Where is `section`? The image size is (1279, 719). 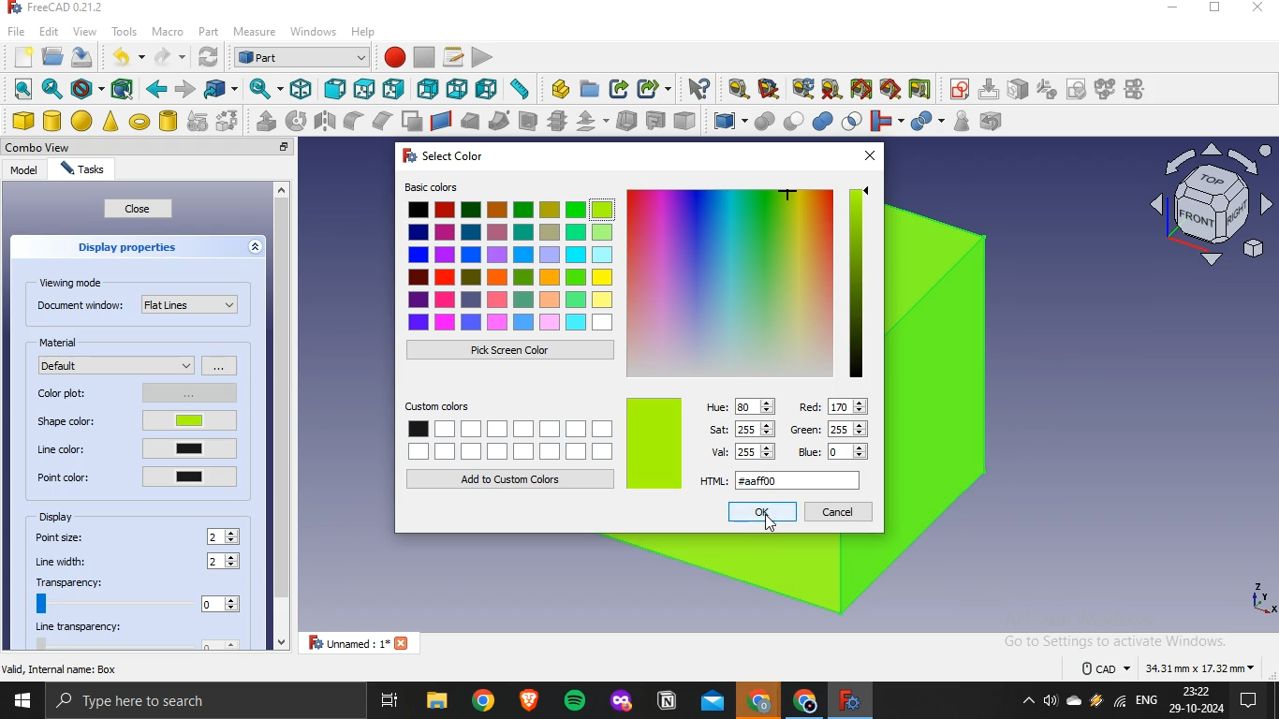
section is located at coordinates (527, 121).